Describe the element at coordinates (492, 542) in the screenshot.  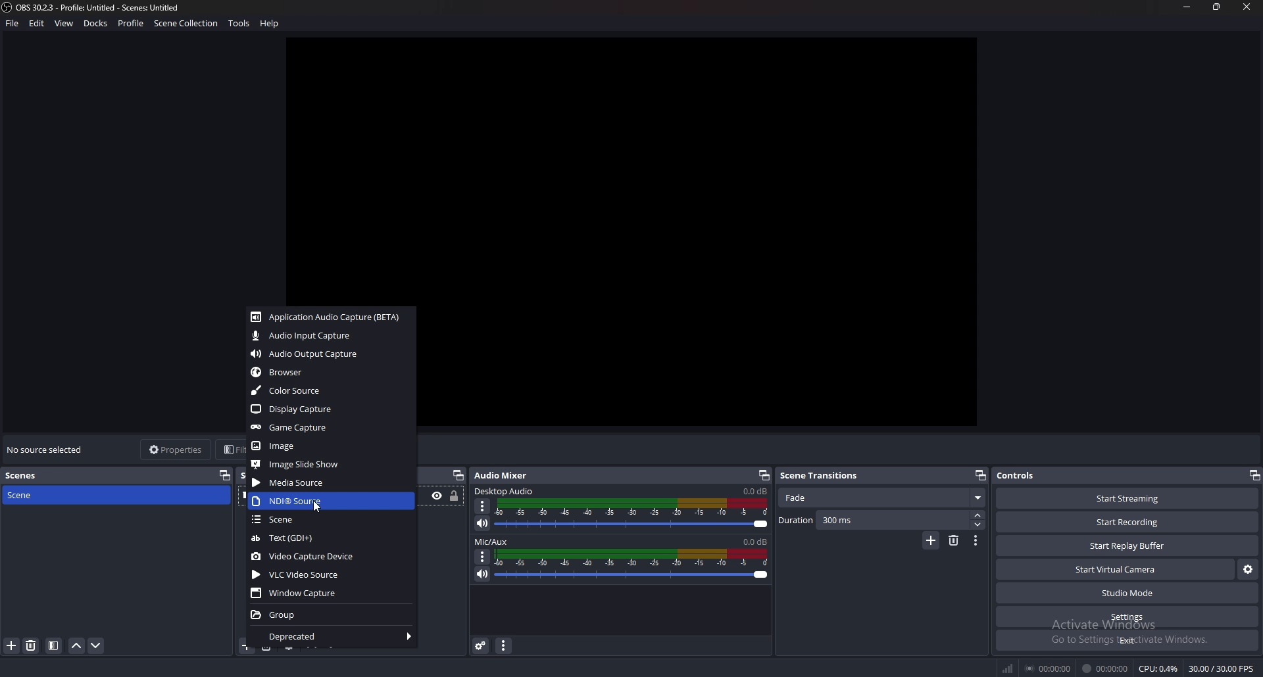
I see `mic/aux` at that location.